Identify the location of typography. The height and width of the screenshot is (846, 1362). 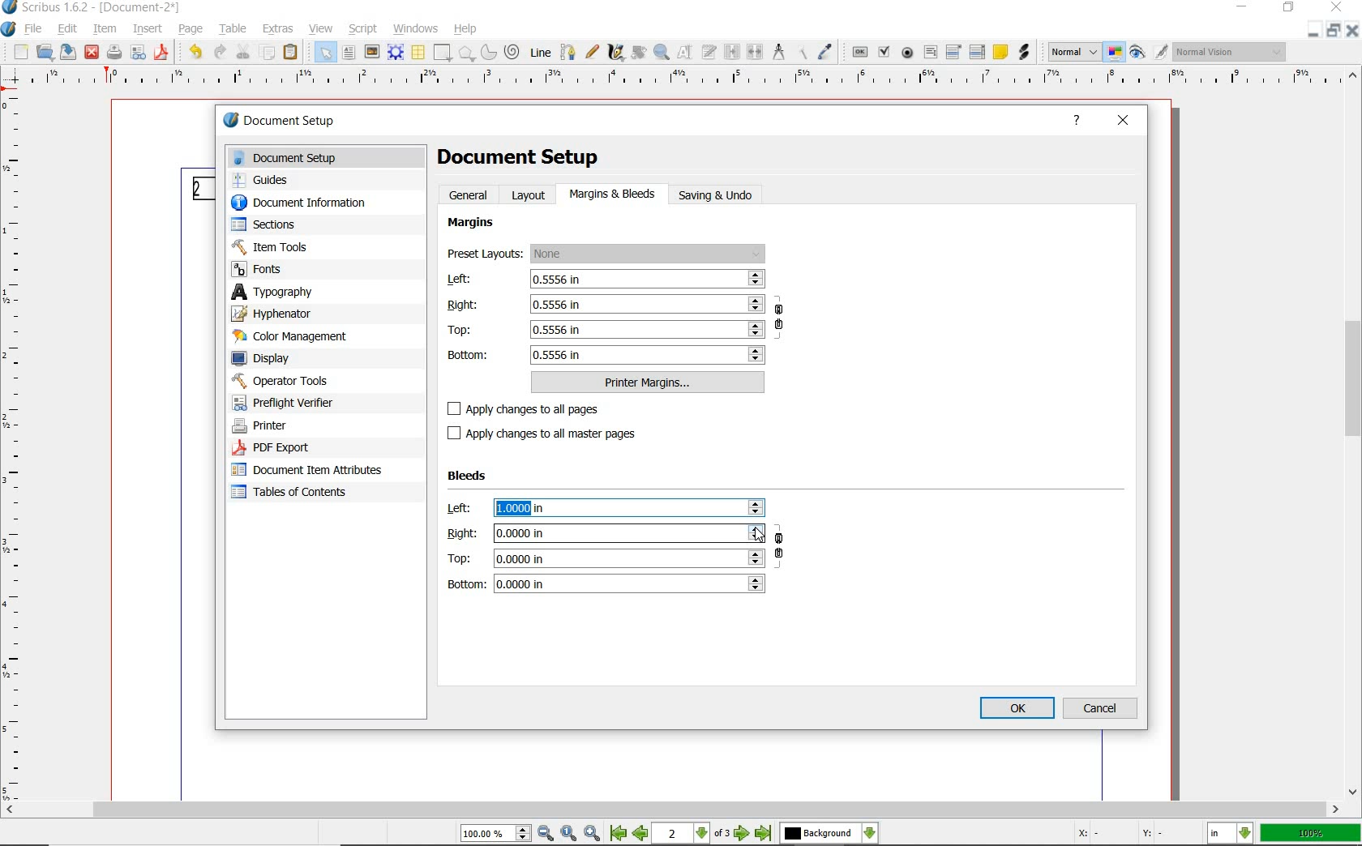
(326, 293).